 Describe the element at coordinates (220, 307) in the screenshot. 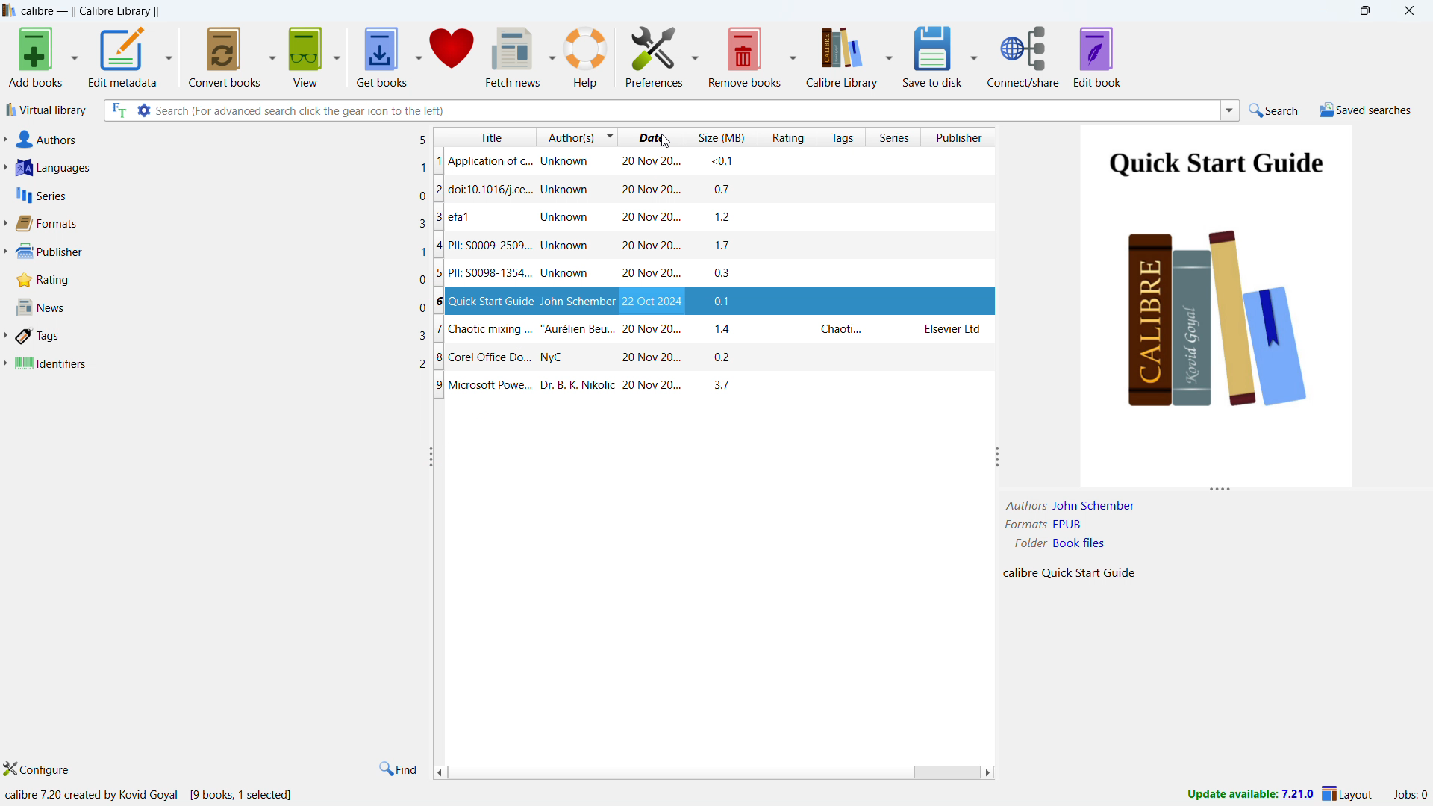

I see `news` at that location.